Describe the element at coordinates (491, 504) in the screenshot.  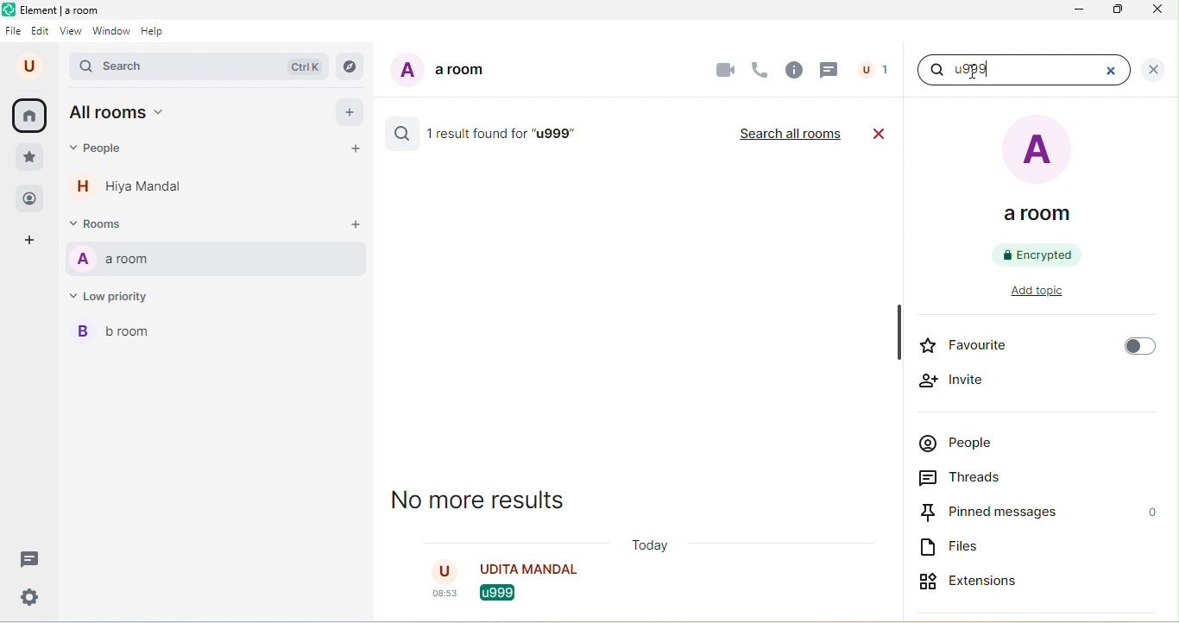
I see `no more result` at that location.